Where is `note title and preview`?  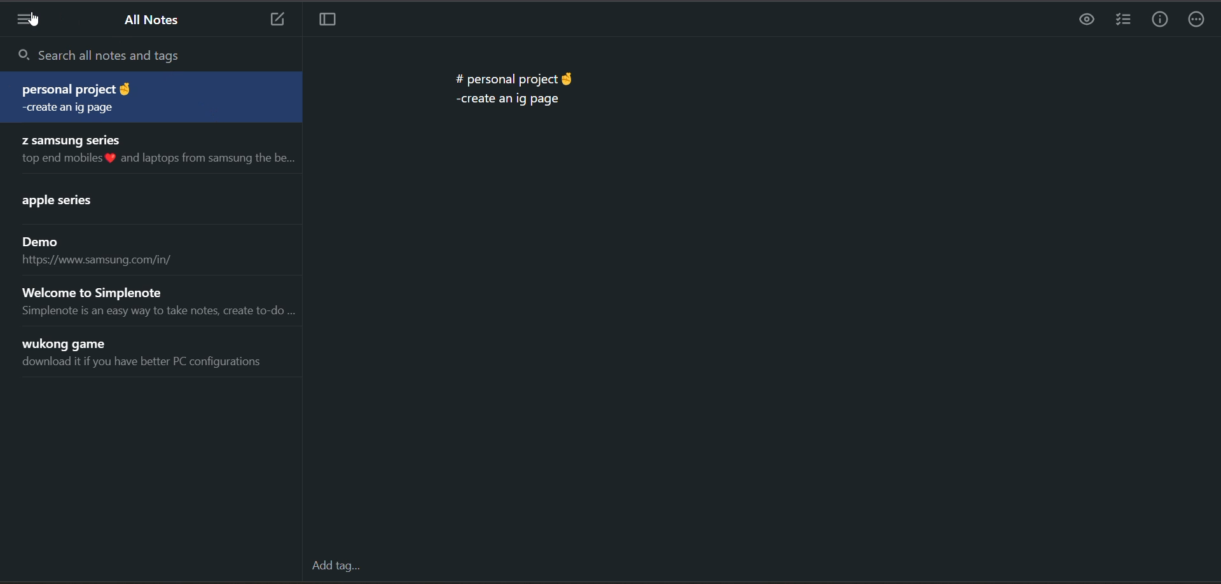 note title and preview is located at coordinates (153, 99).